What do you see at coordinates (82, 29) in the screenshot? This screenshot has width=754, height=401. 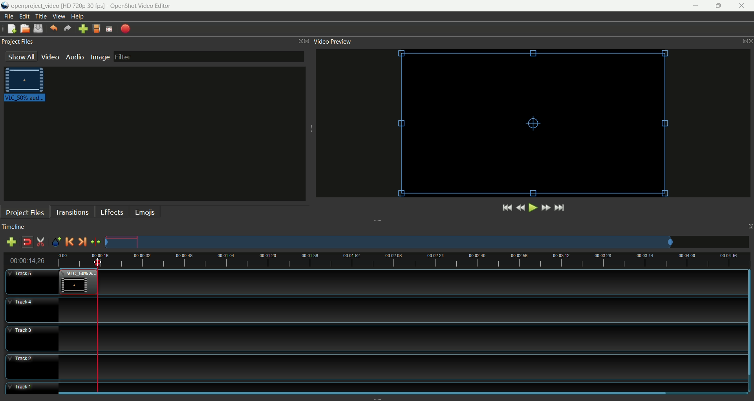 I see `import file` at bounding box center [82, 29].